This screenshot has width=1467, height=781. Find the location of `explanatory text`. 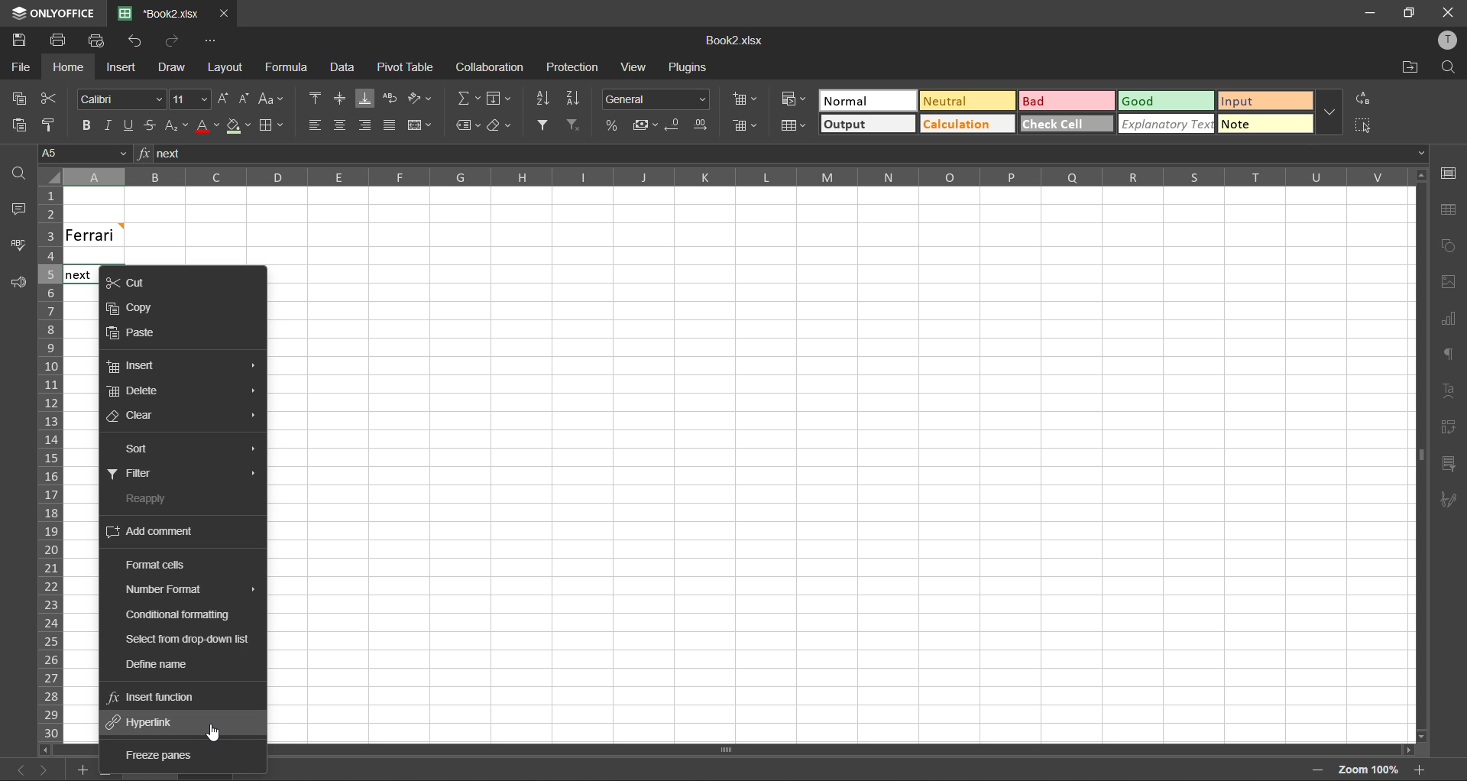

explanatory text is located at coordinates (1164, 125).